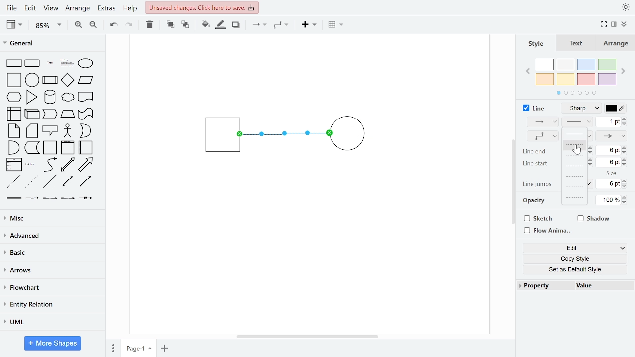 The width and height of the screenshot is (635, 357). What do you see at coordinates (612, 173) in the screenshot?
I see `size` at bounding box center [612, 173].